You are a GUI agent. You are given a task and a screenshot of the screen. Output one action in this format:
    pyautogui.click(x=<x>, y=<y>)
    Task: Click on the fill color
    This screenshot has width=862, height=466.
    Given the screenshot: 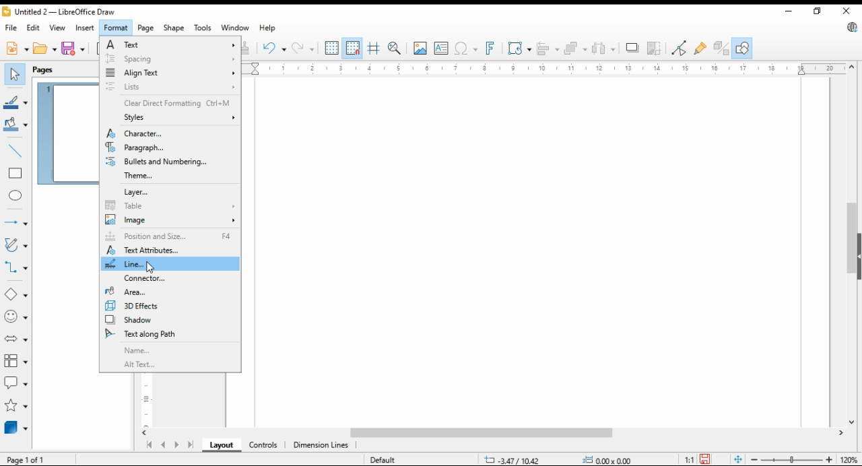 What is the action you would take?
    pyautogui.click(x=15, y=123)
    